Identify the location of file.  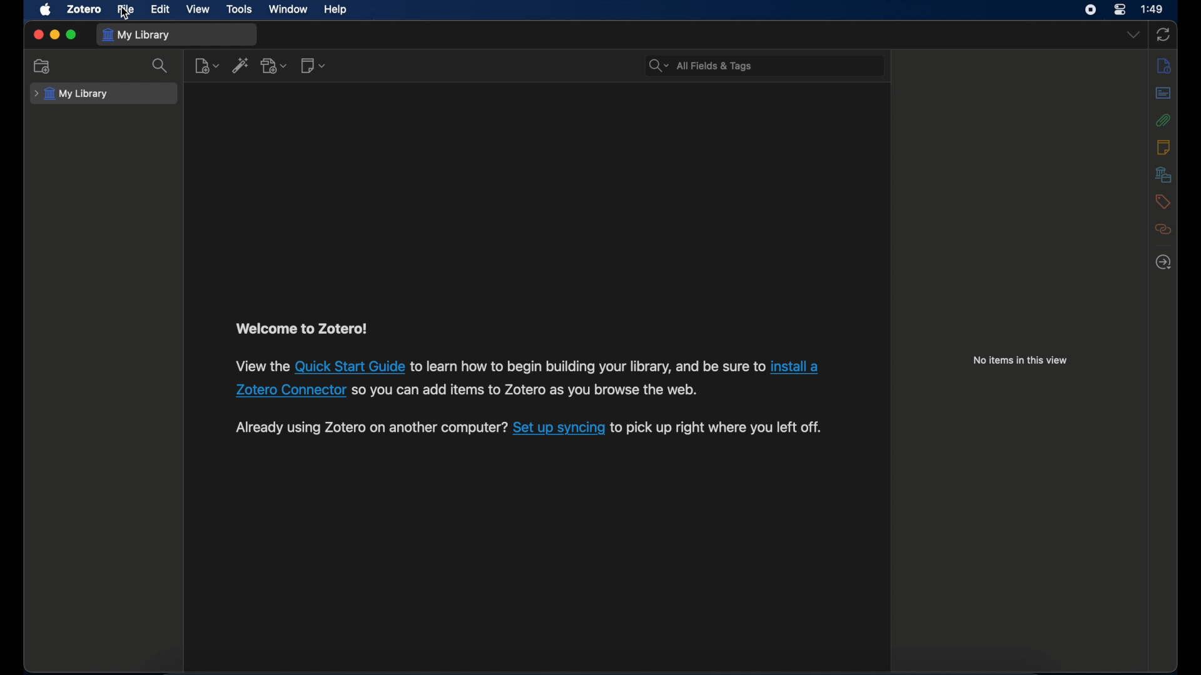
(126, 10).